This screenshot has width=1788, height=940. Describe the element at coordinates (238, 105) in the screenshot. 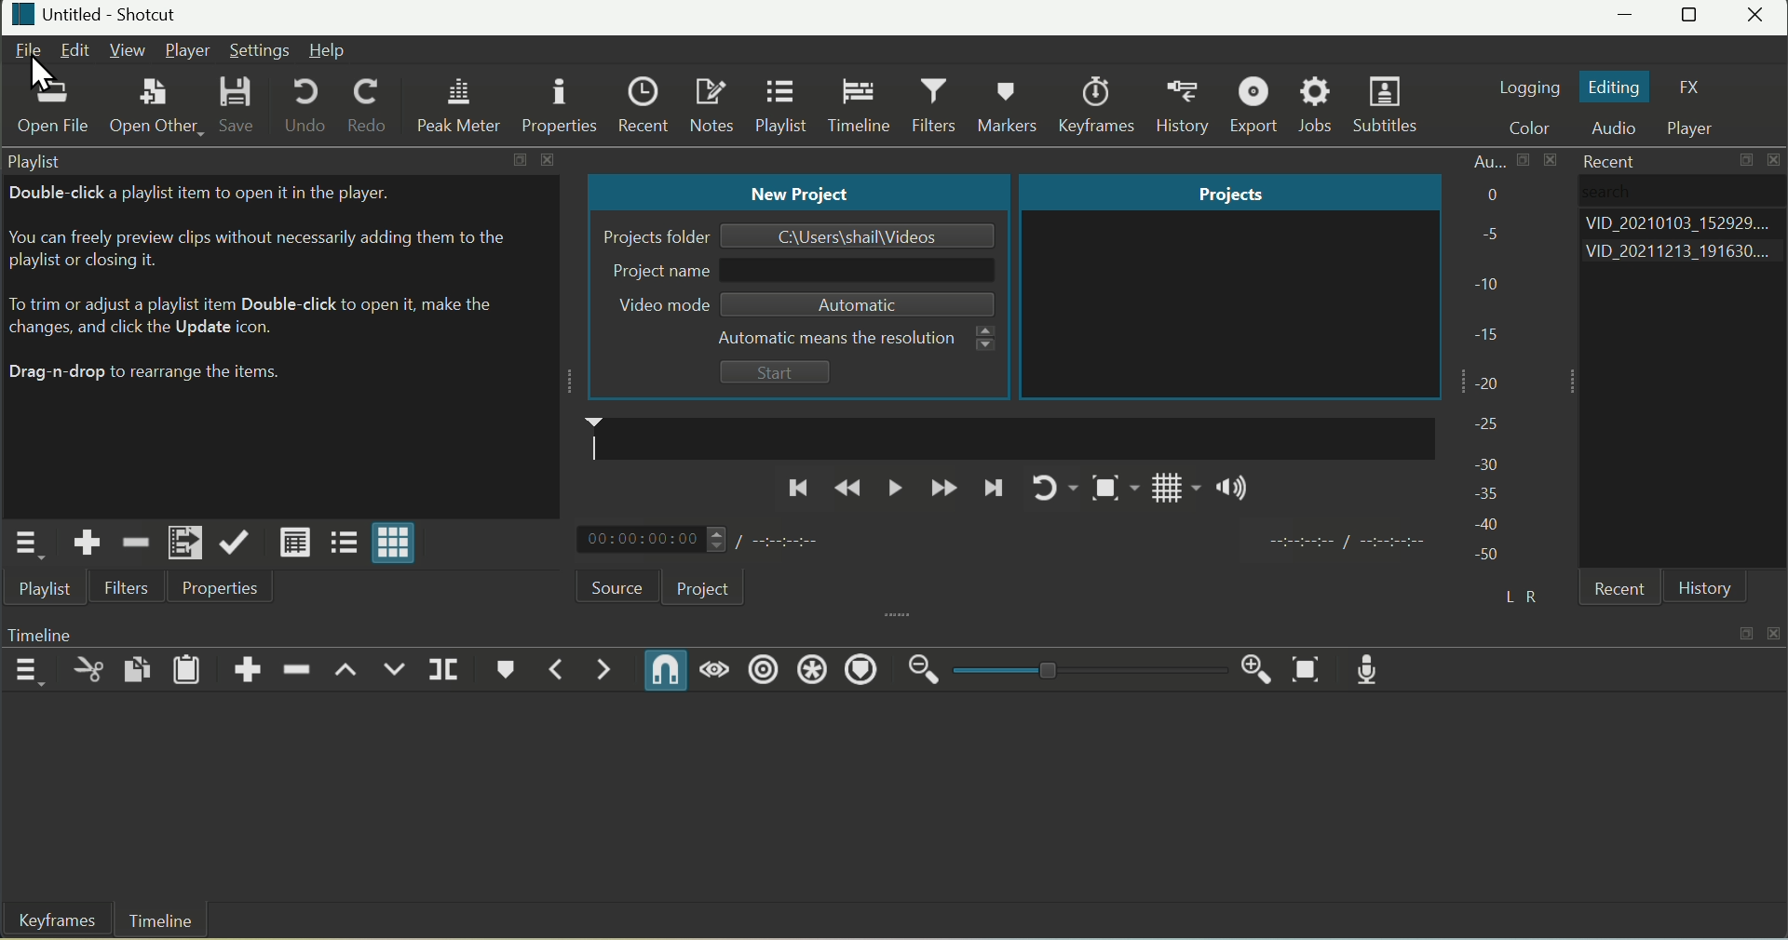

I see `Save` at that location.